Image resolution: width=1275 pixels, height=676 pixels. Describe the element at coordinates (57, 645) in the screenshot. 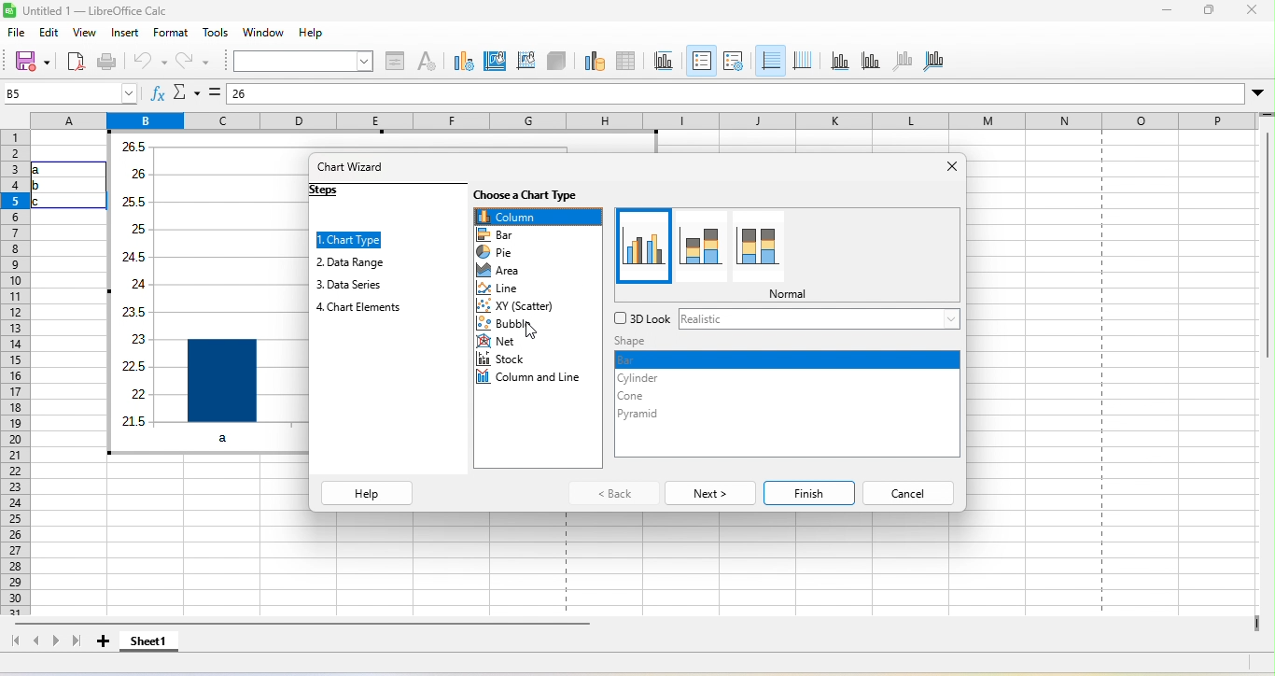

I see `next sheet` at that location.